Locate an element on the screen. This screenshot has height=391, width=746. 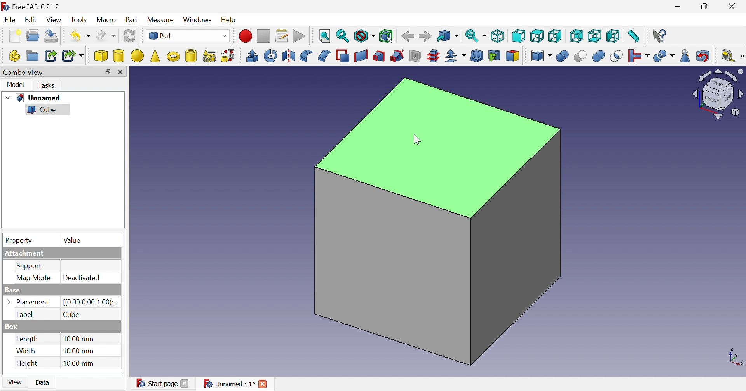
Height is located at coordinates (27, 363).